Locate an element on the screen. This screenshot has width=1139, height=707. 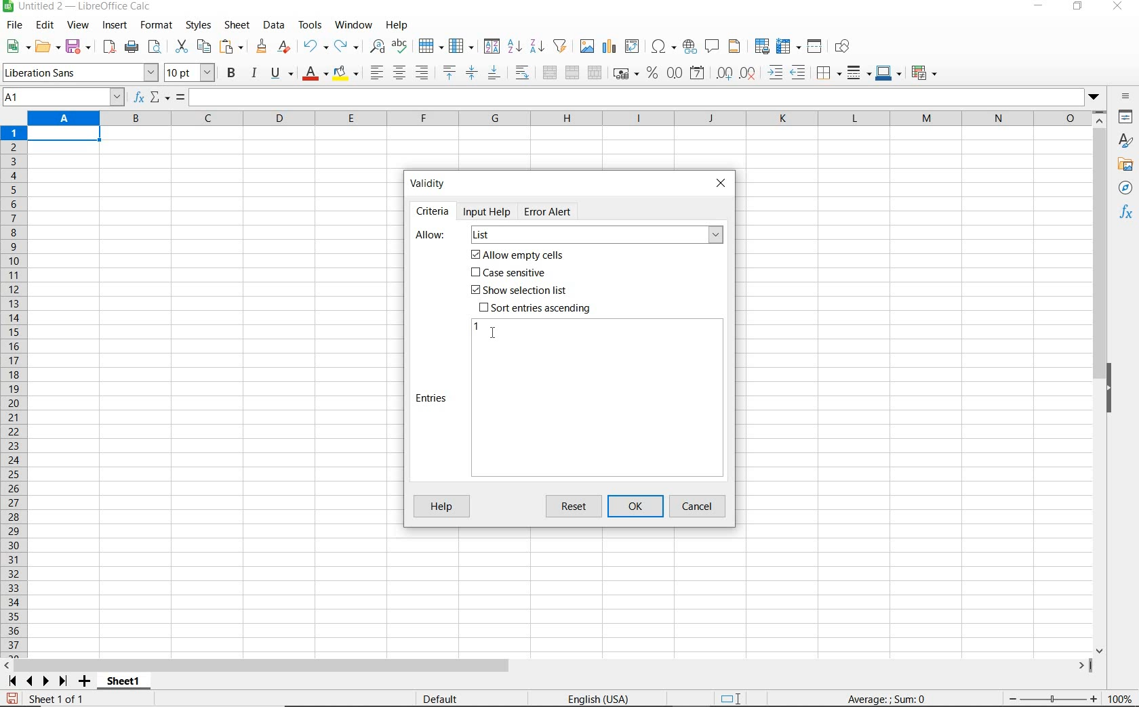
new is located at coordinates (18, 47).